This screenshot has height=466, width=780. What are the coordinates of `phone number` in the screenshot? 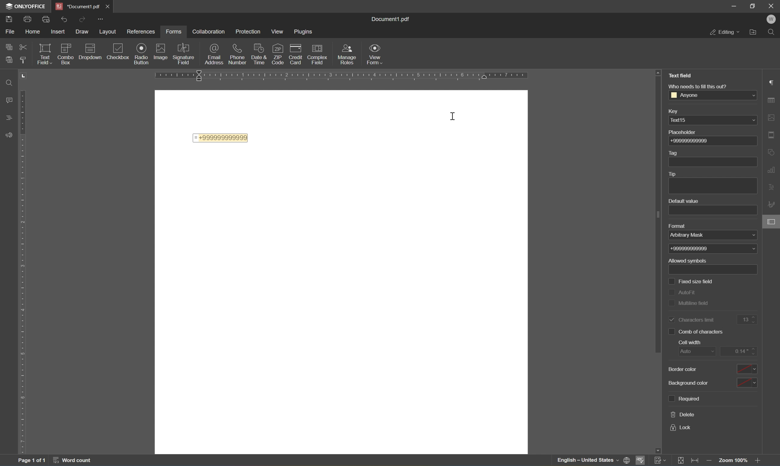 It's located at (239, 54).